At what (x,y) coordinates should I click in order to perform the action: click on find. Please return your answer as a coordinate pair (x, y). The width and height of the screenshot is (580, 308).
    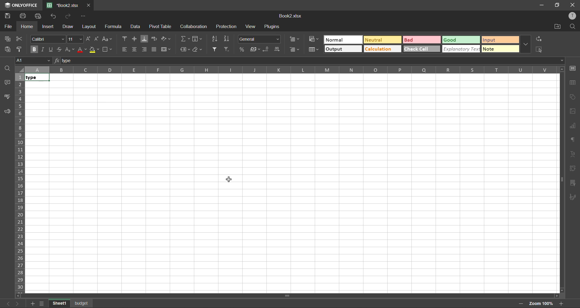
    Looking at the image, I should click on (8, 68).